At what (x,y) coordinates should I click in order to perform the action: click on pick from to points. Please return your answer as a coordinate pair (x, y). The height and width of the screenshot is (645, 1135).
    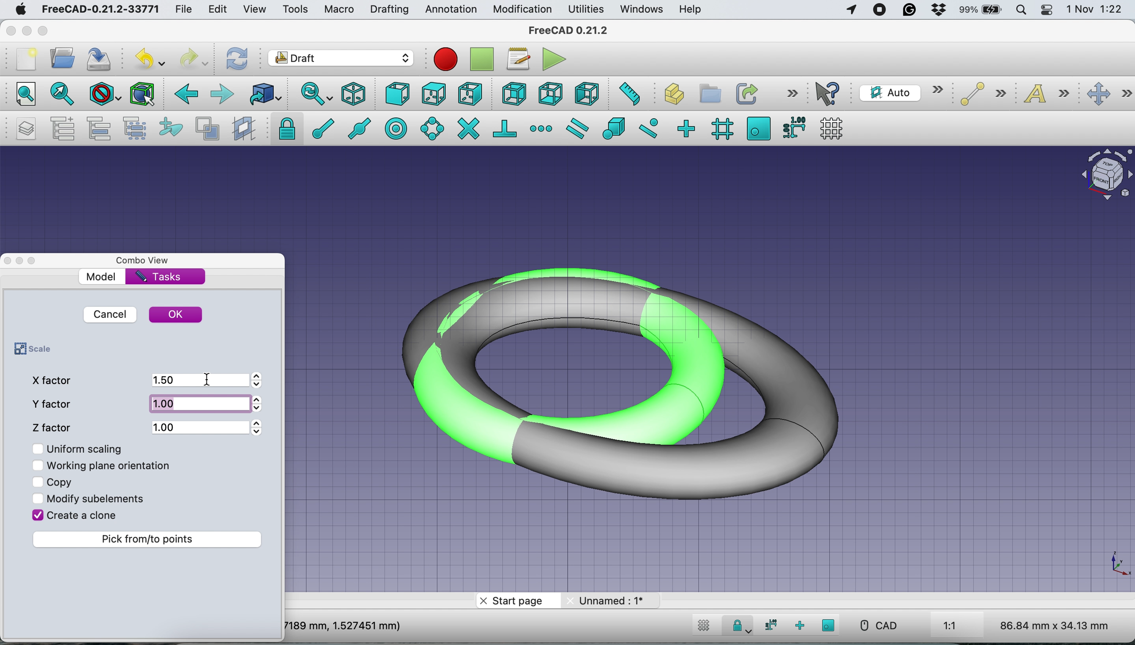
    Looking at the image, I should click on (150, 539).